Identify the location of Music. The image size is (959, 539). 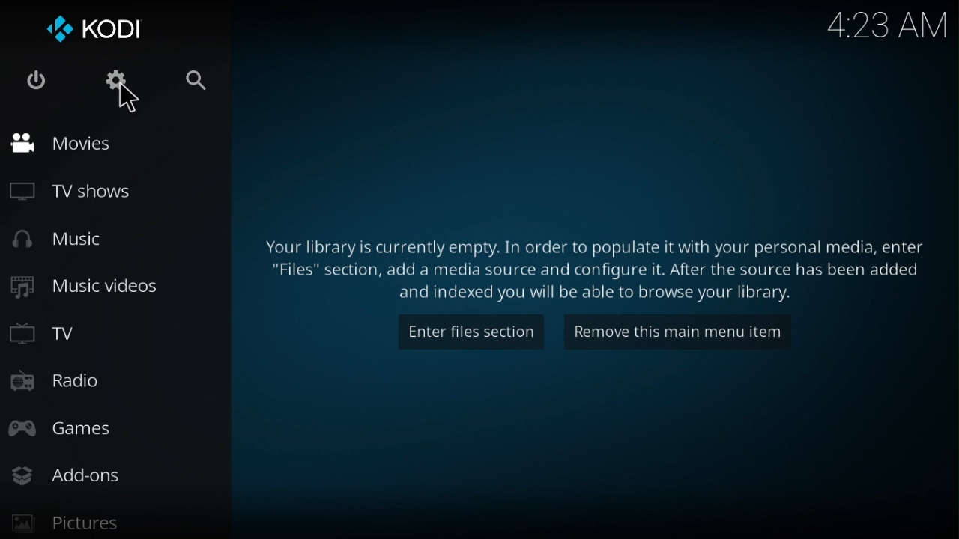
(69, 240).